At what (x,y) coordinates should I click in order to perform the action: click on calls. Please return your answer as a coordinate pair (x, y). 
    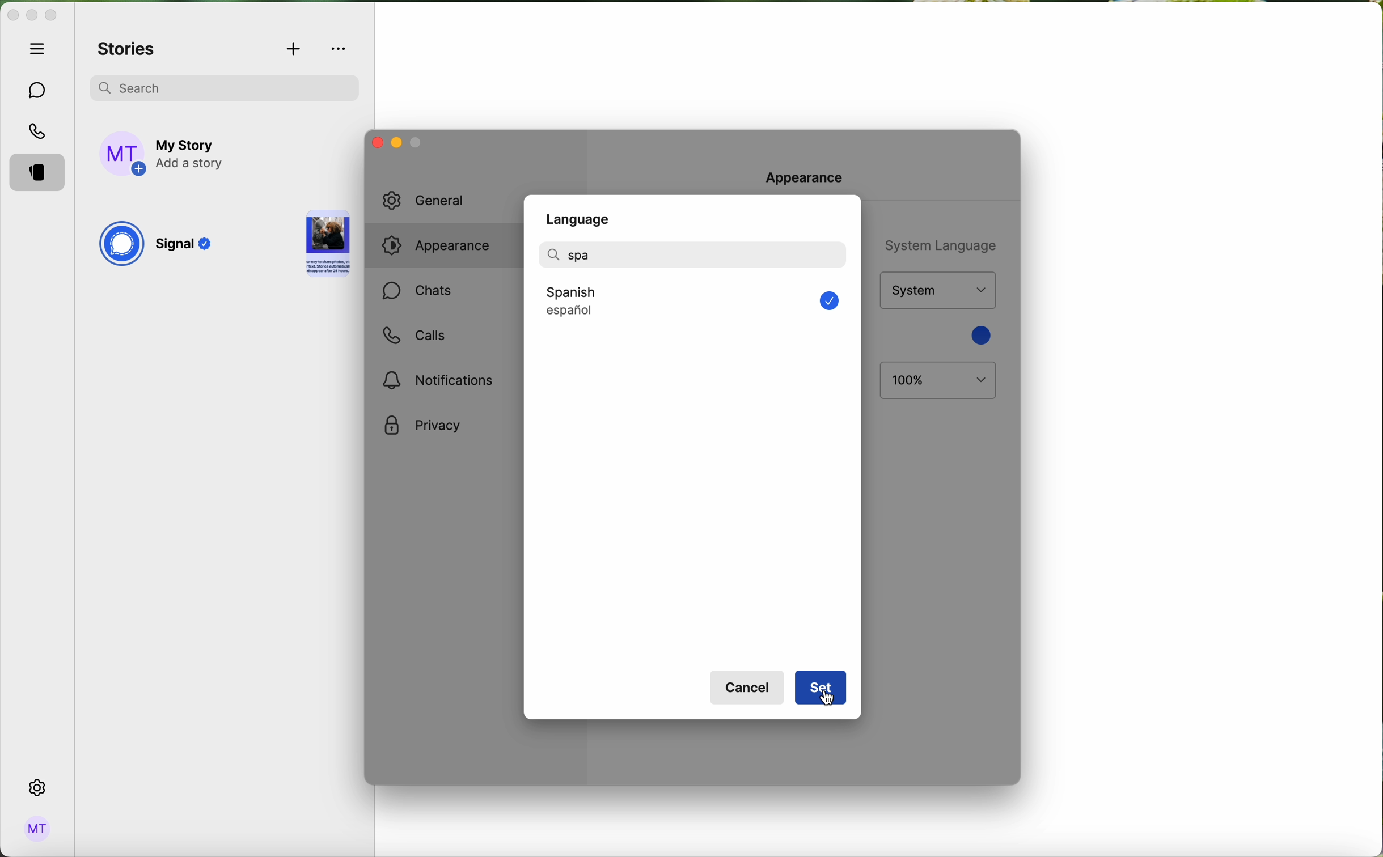
    Looking at the image, I should click on (40, 133).